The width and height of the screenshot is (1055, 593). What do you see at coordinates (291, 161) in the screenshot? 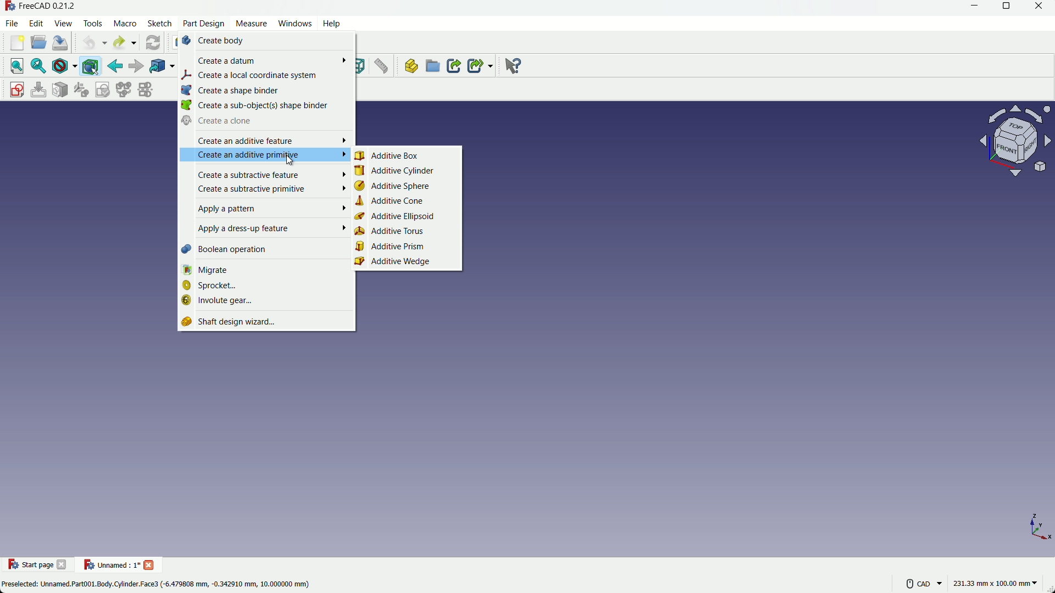
I see `cursor` at bounding box center [291, 161].